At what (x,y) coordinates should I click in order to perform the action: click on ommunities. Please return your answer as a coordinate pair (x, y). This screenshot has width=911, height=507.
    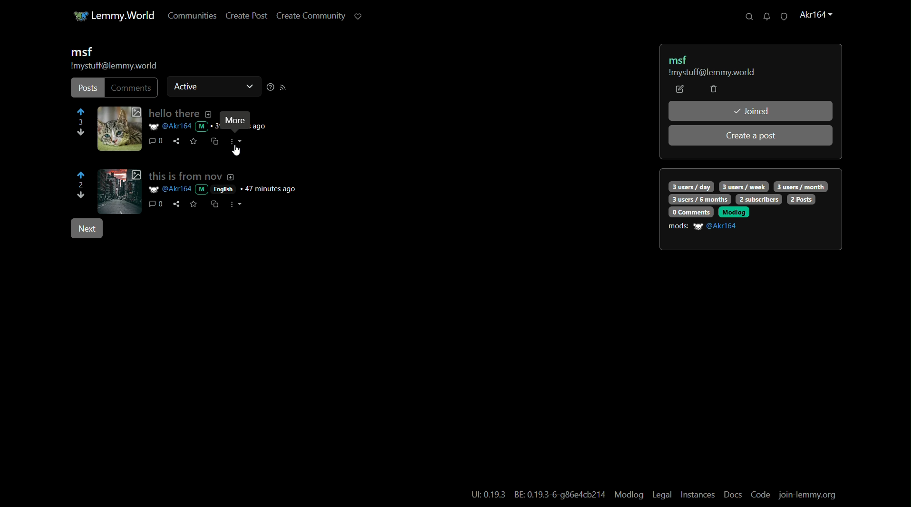
    Looking at the image, I should click on (188, 16).